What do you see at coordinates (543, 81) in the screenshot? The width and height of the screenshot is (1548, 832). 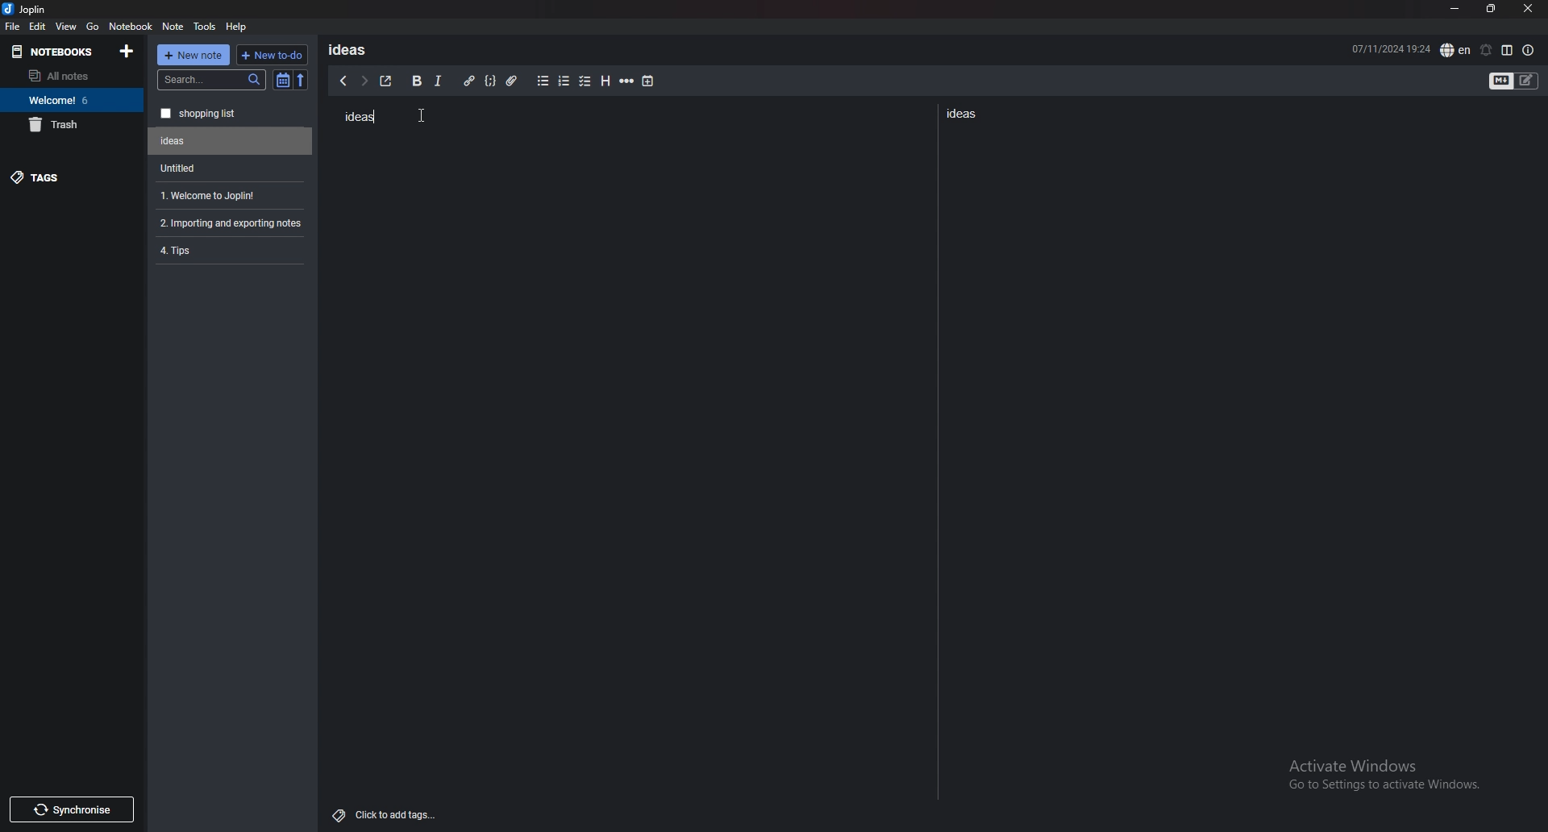 I see `bullet list` at bounding box center [543, 81].